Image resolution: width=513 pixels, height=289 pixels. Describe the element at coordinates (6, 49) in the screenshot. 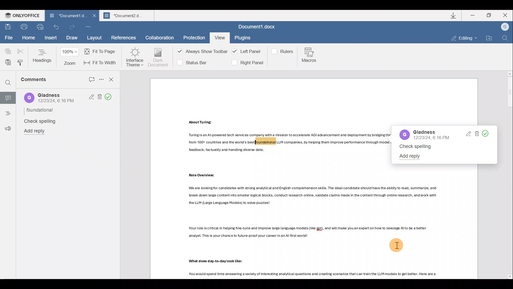

I see `Copy` at that location.